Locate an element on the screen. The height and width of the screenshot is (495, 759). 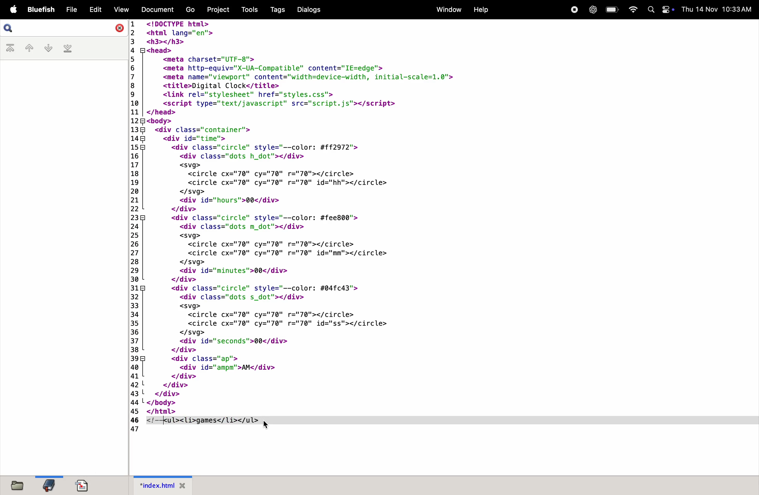
cursor is located at coordinates (163, 422).